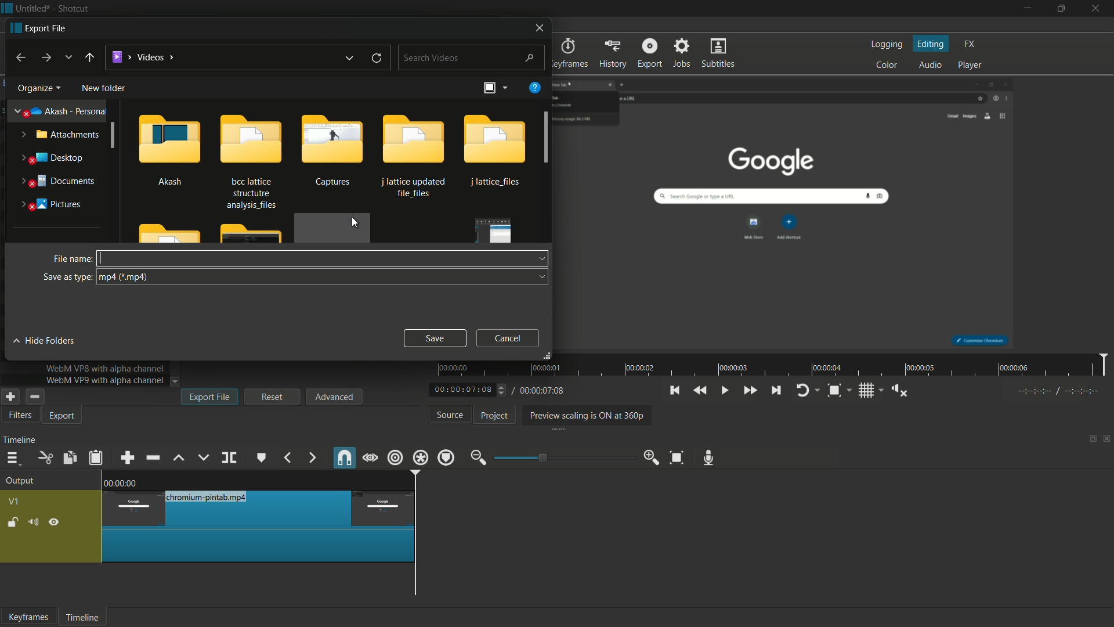  Describe the element at coordinates (541, 27) in the screenshot. I see `close window` at that location.